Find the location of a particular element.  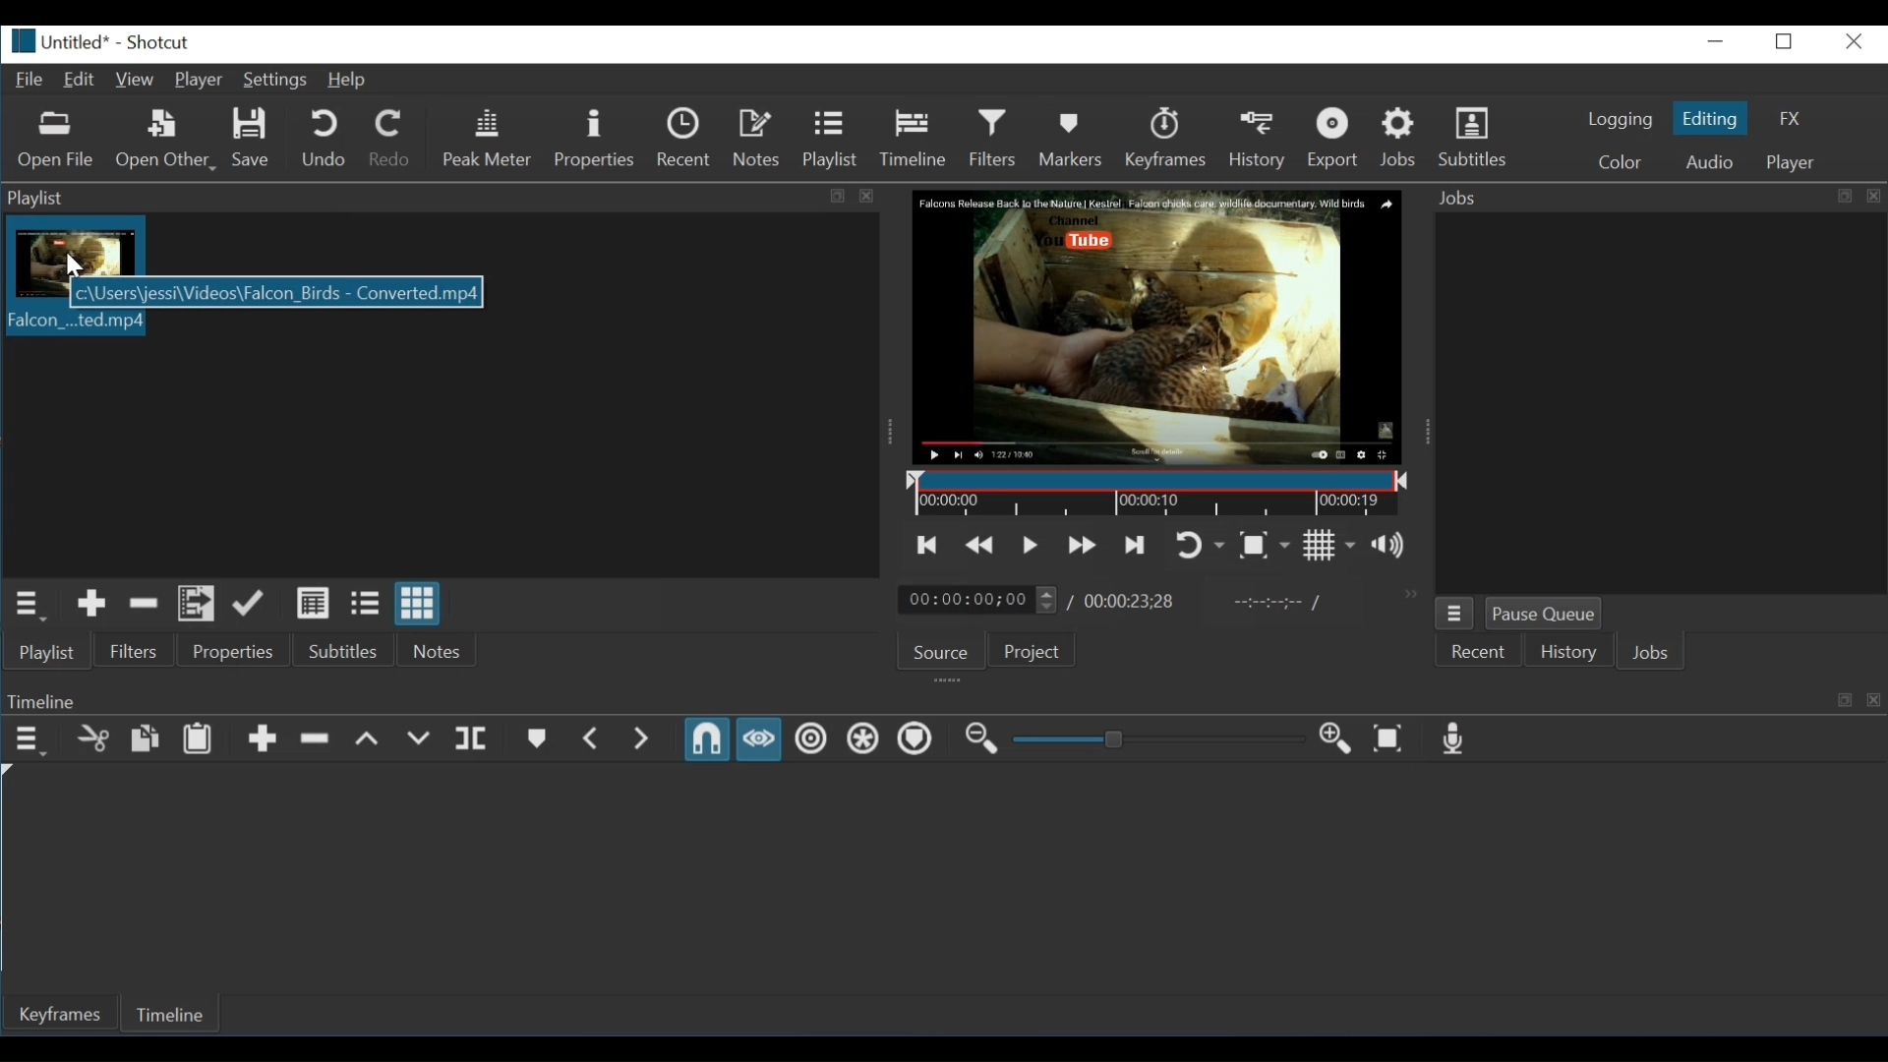

Redo is located at coordinates (390, 138).